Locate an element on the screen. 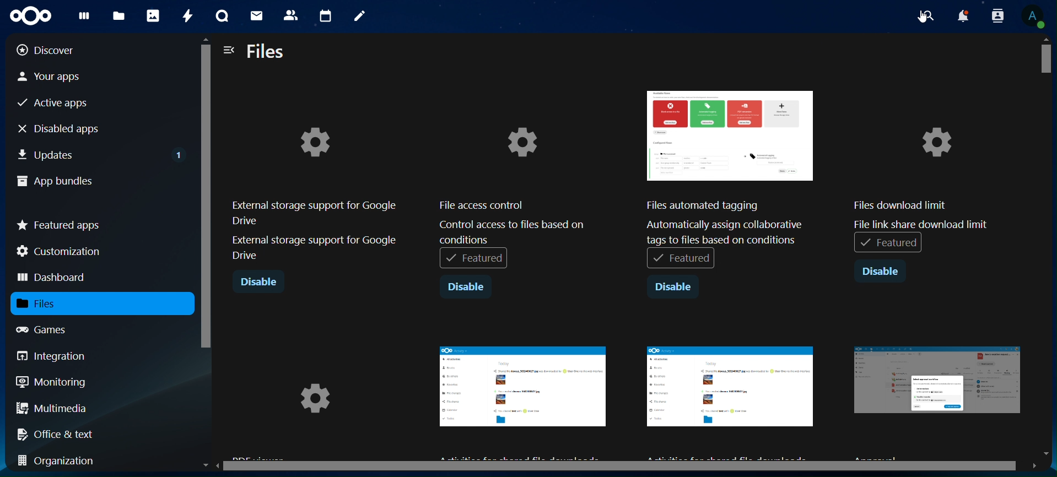 The height and width of the screenshot is (477, 1057). multimedia is located at coordinates (52, 410).